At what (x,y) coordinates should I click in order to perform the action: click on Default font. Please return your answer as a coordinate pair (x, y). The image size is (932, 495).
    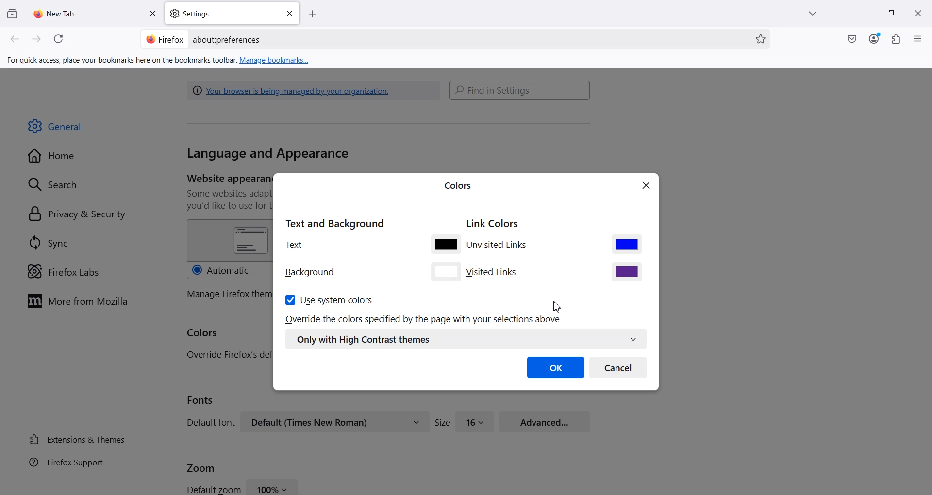
    Looking at the image, I should click on (209, 422).